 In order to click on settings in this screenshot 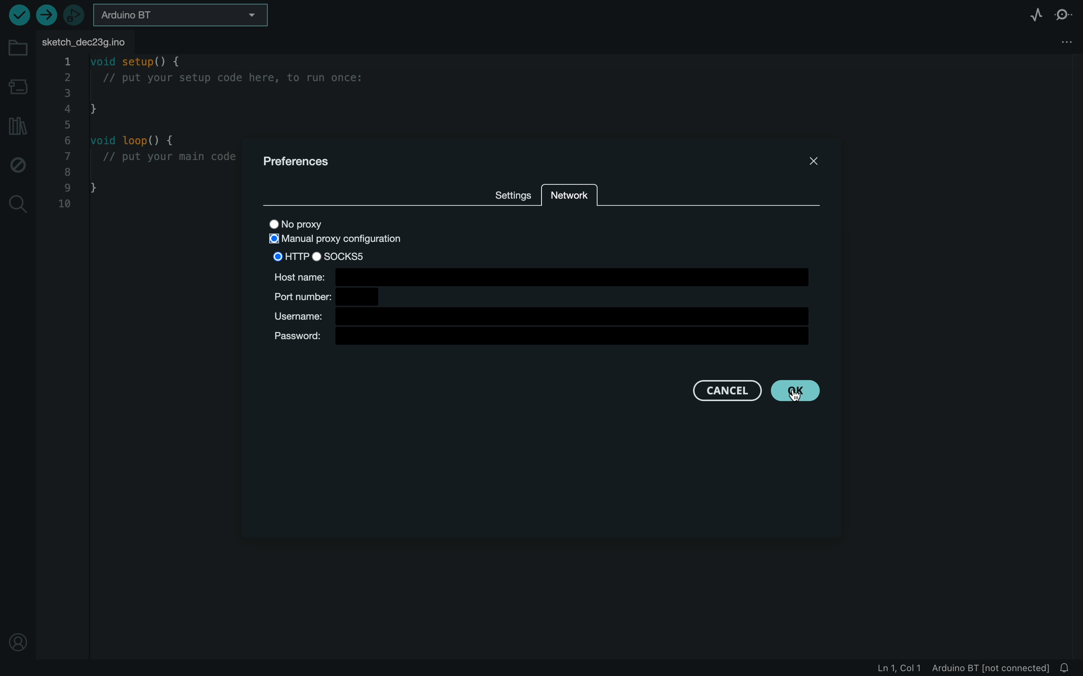, I will do `click(512, 195)`.